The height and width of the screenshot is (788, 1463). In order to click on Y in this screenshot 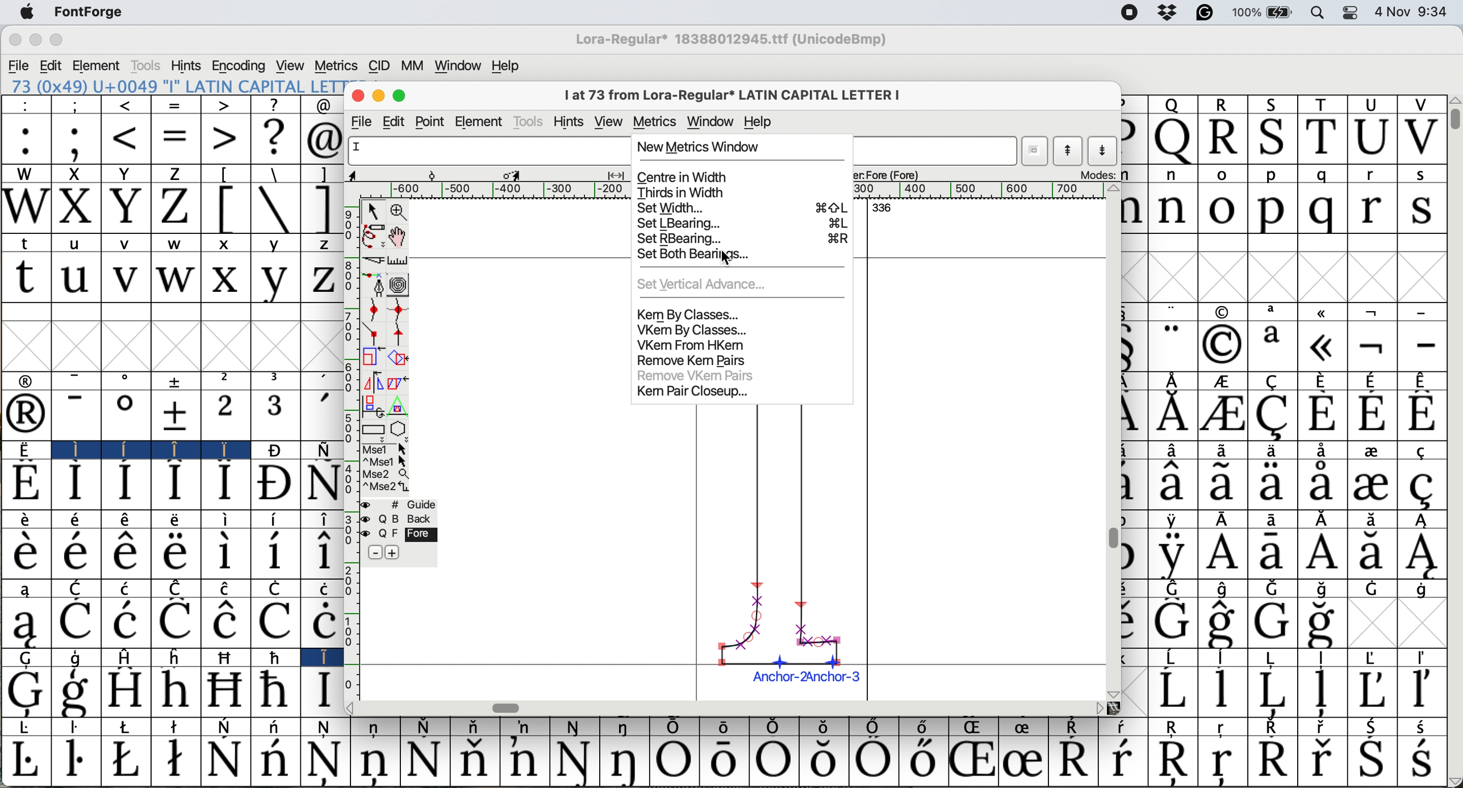, I will do `click(126, 174)`.